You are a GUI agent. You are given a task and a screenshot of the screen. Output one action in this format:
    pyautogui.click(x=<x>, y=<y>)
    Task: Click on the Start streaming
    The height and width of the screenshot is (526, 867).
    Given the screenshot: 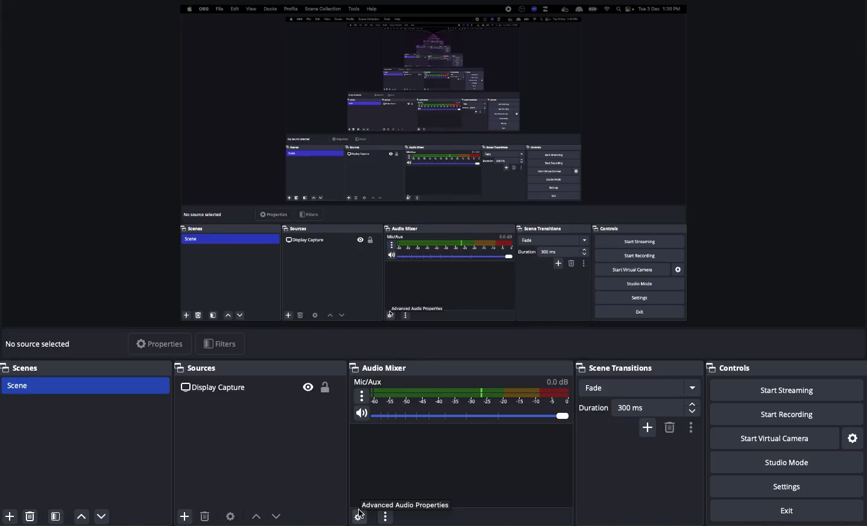 What is the action you would take?
    pyautogui.click(x=788, y=390)
    